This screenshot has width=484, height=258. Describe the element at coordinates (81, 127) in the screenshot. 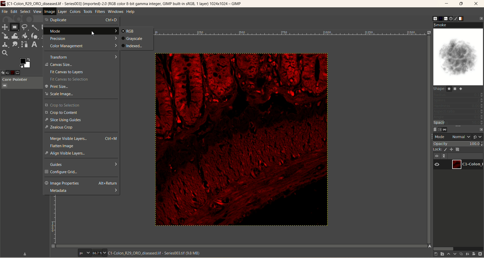

I see `zealous crop` at that location.